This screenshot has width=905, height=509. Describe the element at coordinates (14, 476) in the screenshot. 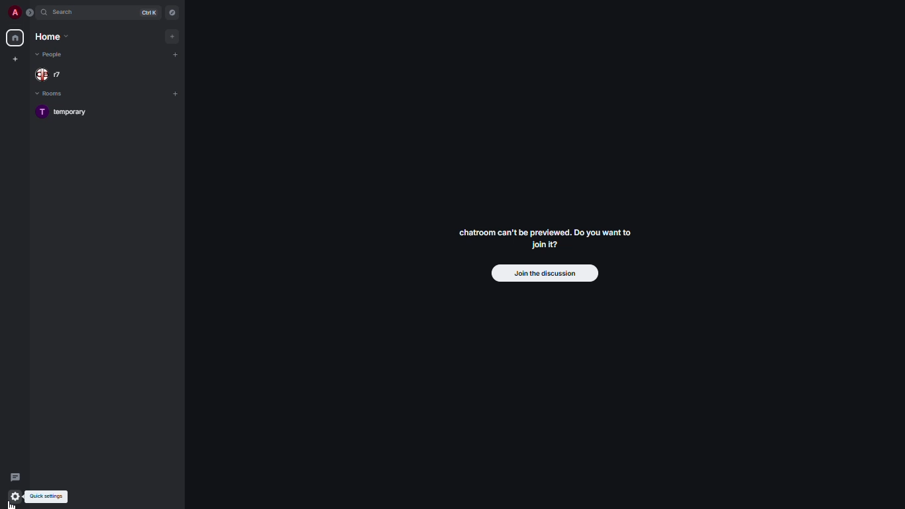

I see `threads` at that location.